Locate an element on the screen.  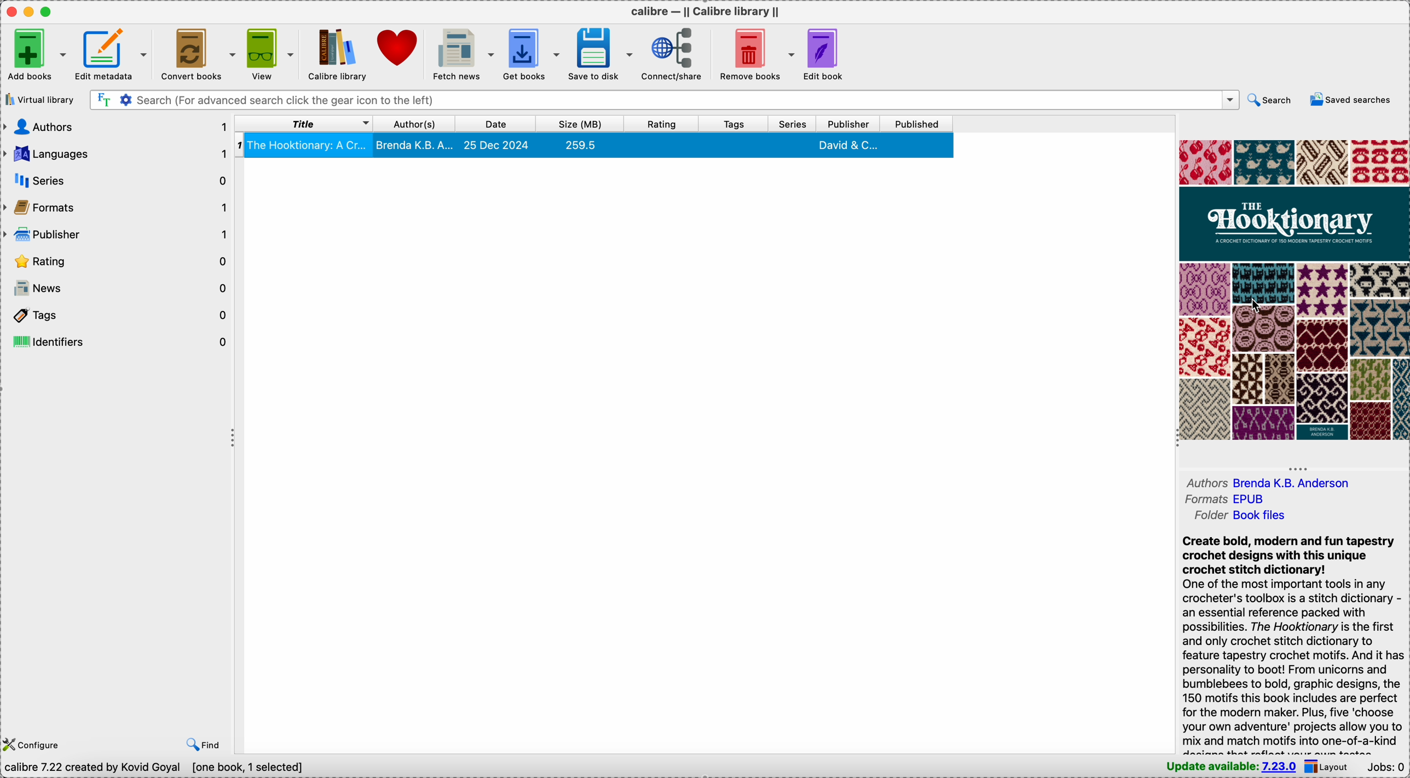
fetch news is located at coordinates (461, 54).